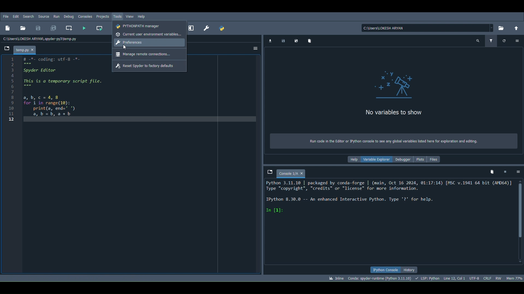 Image resolution: width=524 pixels, height=294 pixels. Describe the element at coordinates (422, 160) in the screenshot. I see `Plots` at that location.